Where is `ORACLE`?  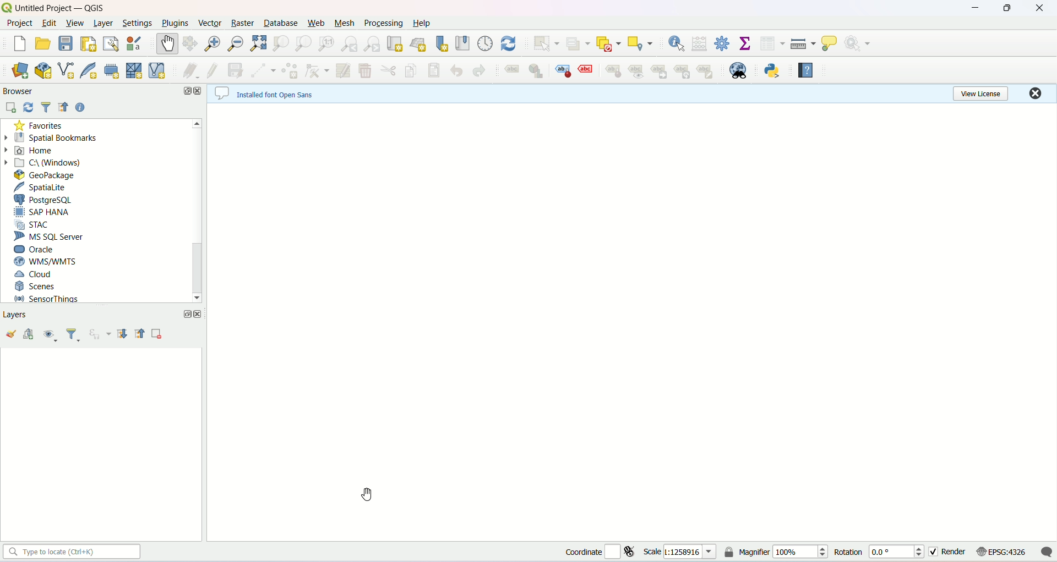
ORACLE is located at coordinates (32, 249).